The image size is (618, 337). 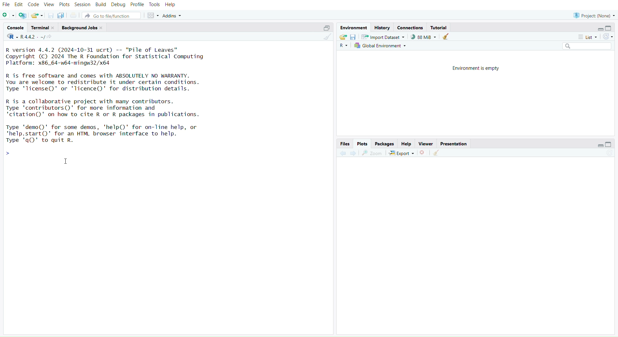 What do you see at coordinates (26, 37) in the screenshot?
I see `R 4.4.2` at bounding box center [26, 37].